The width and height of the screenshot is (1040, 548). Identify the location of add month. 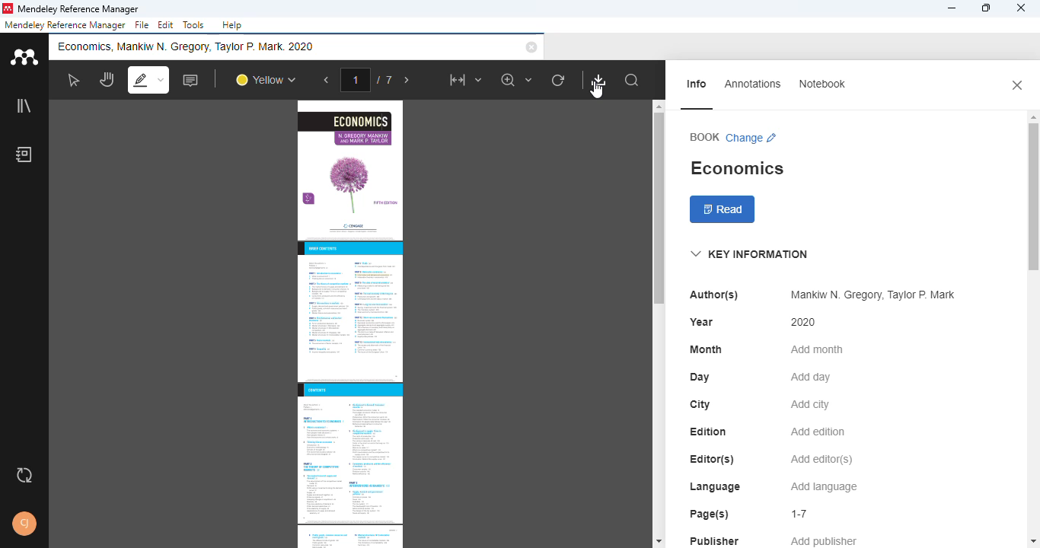
(815, 349).